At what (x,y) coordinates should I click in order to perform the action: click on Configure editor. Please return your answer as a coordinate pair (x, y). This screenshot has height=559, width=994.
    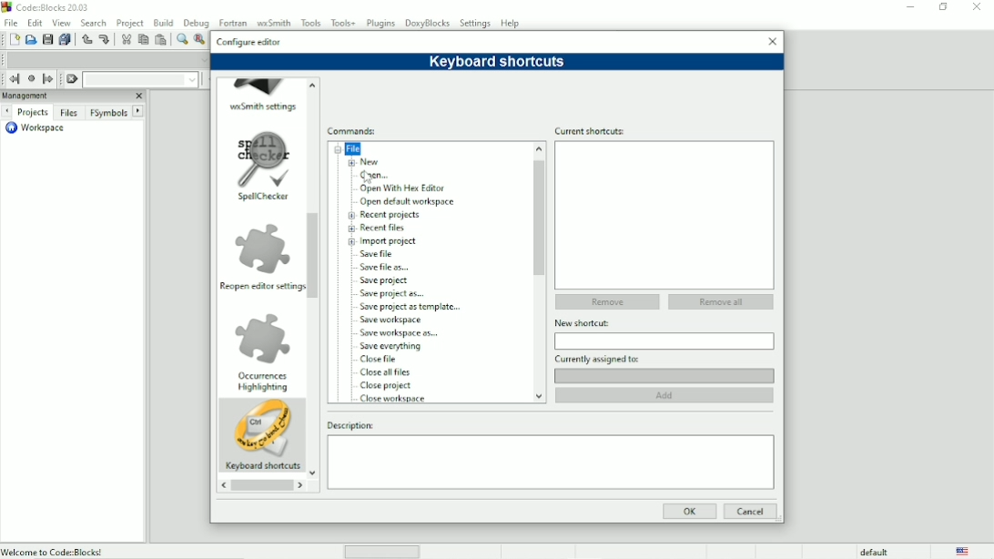
    Looking at the image, I should click on (249, 40).